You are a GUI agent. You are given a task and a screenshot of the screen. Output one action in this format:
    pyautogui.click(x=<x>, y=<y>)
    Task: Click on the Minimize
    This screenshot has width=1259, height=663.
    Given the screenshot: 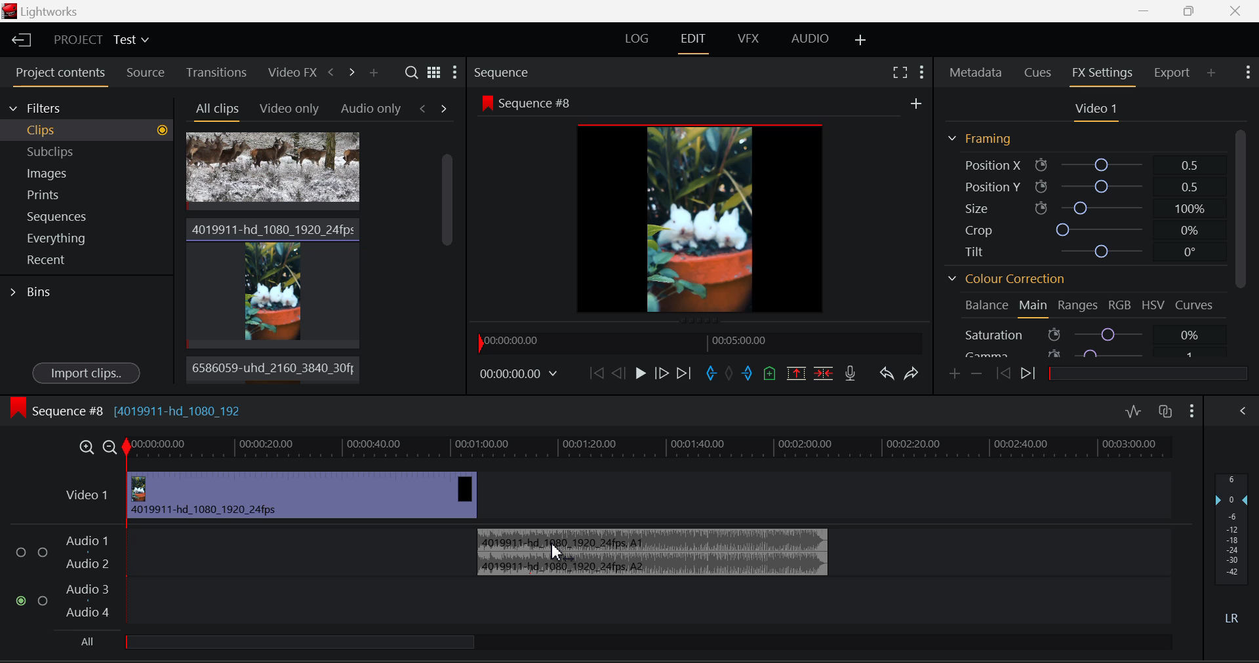 What is the action you would take?
    pyautogui.click(x=1191, y=11)
    